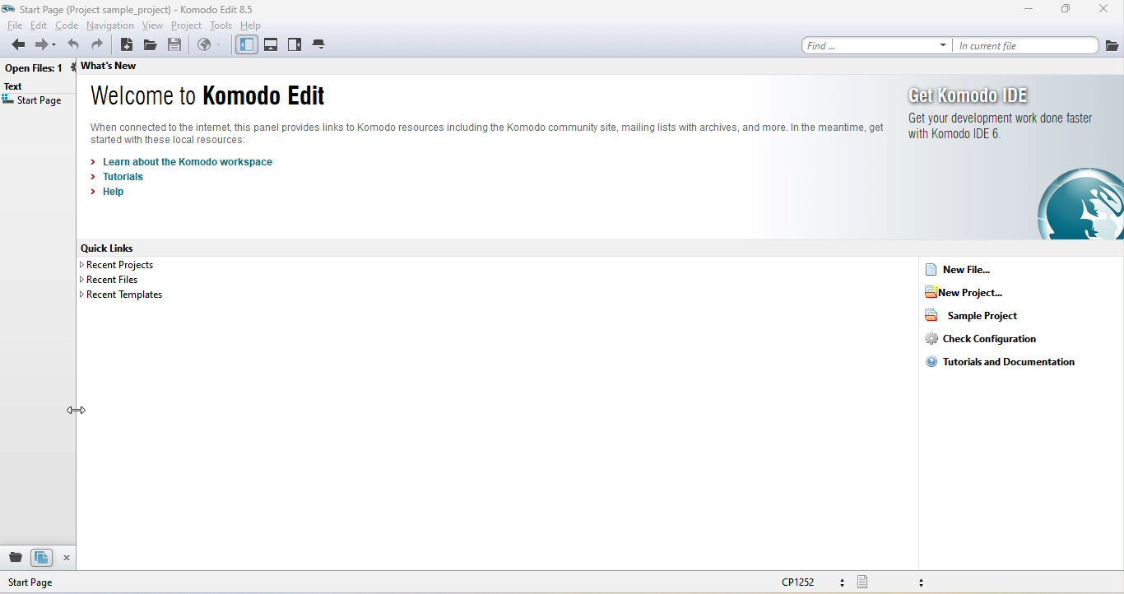 The height and width of the screenshot is (594, 1124). What do you see at coordinates (100, 45) in the screenshot?
I see `redo` at bounding box center [100, 45].